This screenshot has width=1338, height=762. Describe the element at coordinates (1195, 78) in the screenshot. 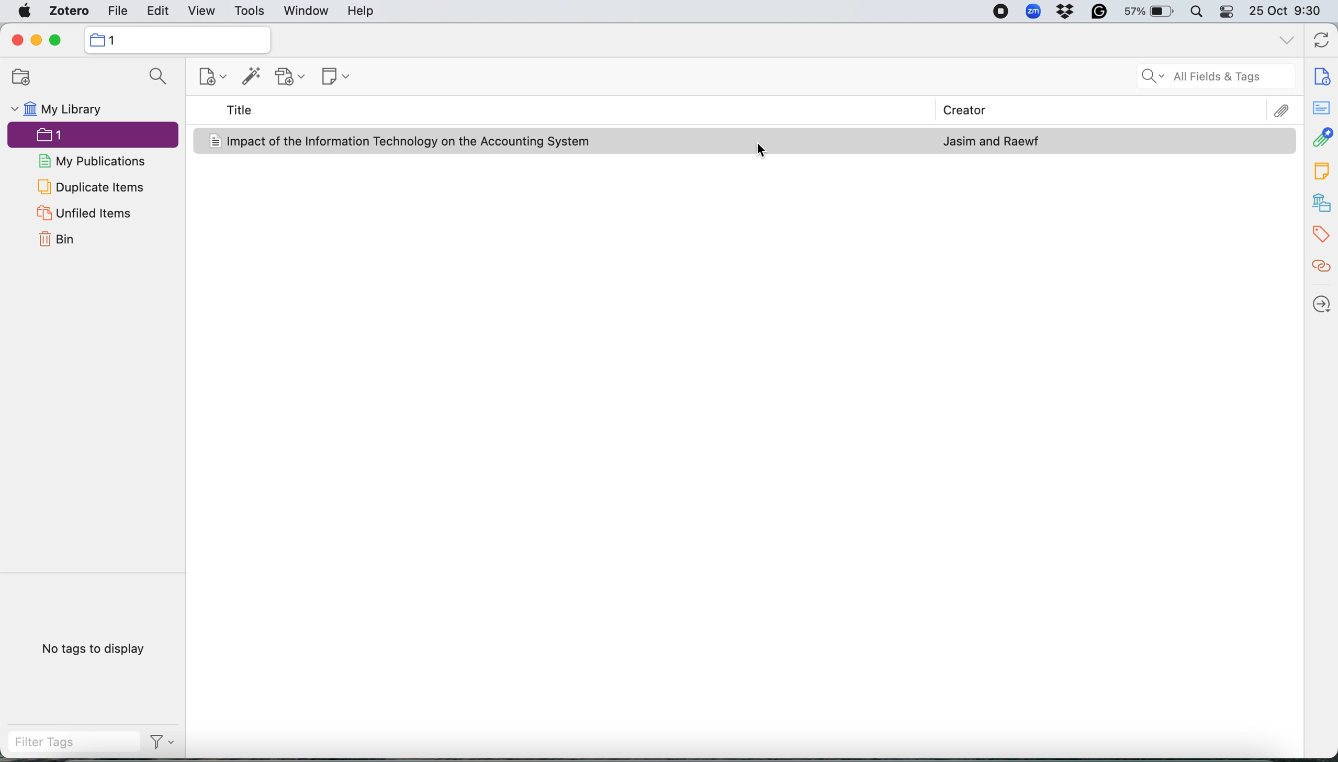

I see `all fields and tags` at that location.